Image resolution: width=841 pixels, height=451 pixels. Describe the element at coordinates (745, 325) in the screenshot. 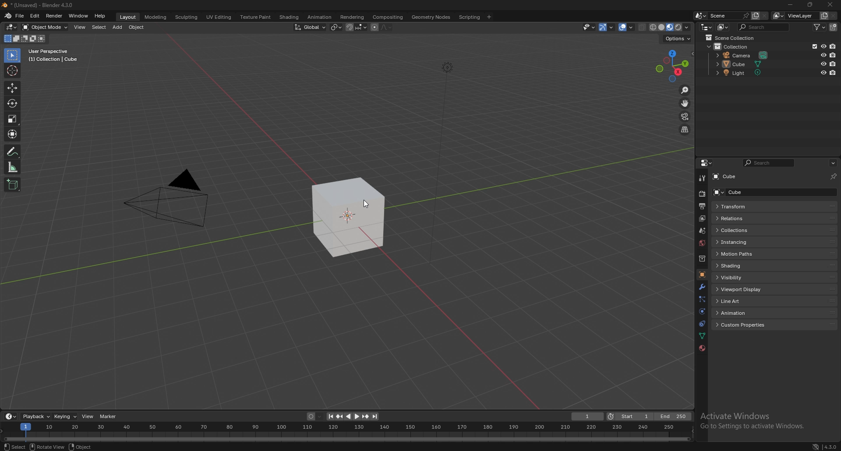

I see `custom properties` at that location.